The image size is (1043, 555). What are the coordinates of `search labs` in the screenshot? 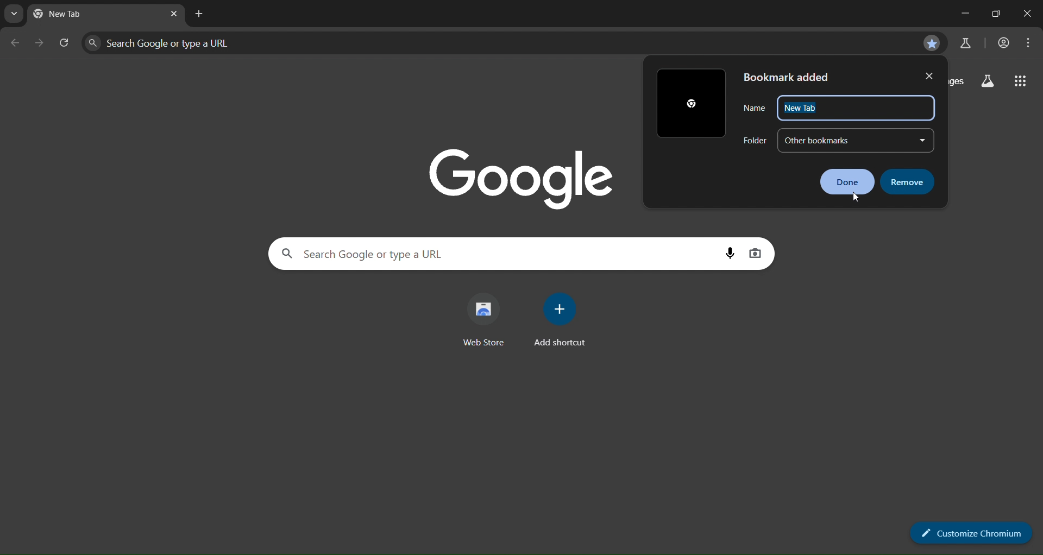 It's located at (963, 44).